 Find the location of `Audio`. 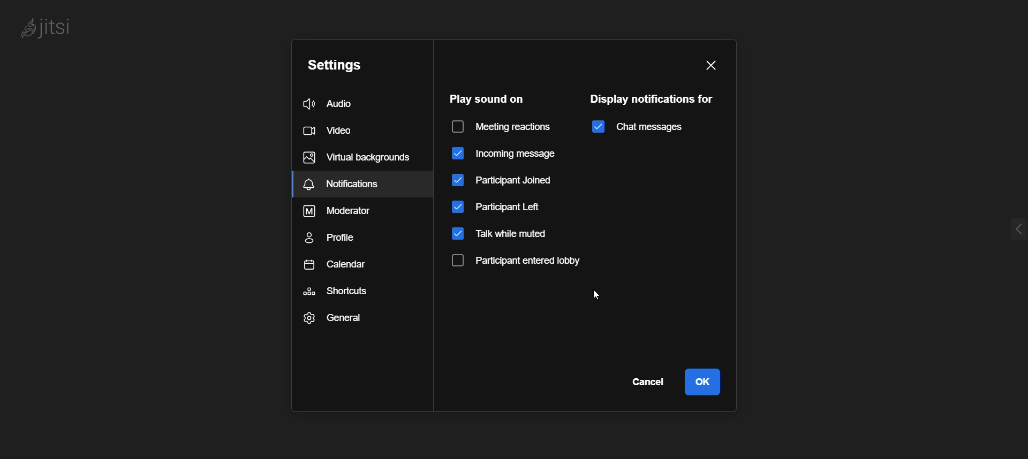

Audio is located at coordinates (352, 103).